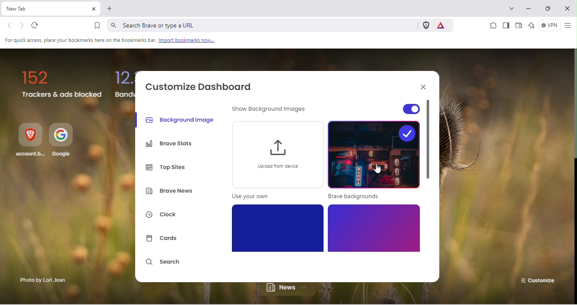 The height and width of the screenshot is (305, 577). I want to click on Upload from device, so click(276, 162).